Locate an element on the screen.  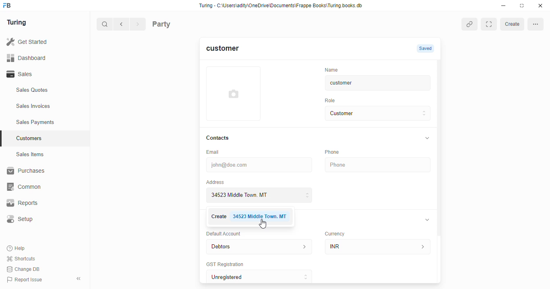
Address is located at coordinates (215, 181).